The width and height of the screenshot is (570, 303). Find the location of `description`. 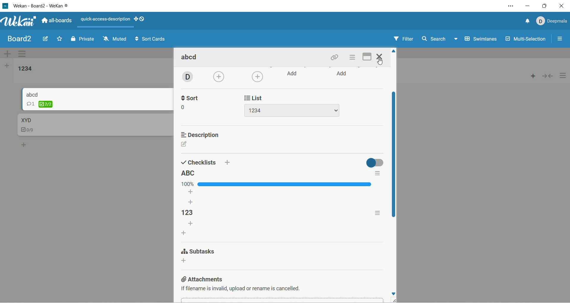

description is located at coordinates (201, 135).